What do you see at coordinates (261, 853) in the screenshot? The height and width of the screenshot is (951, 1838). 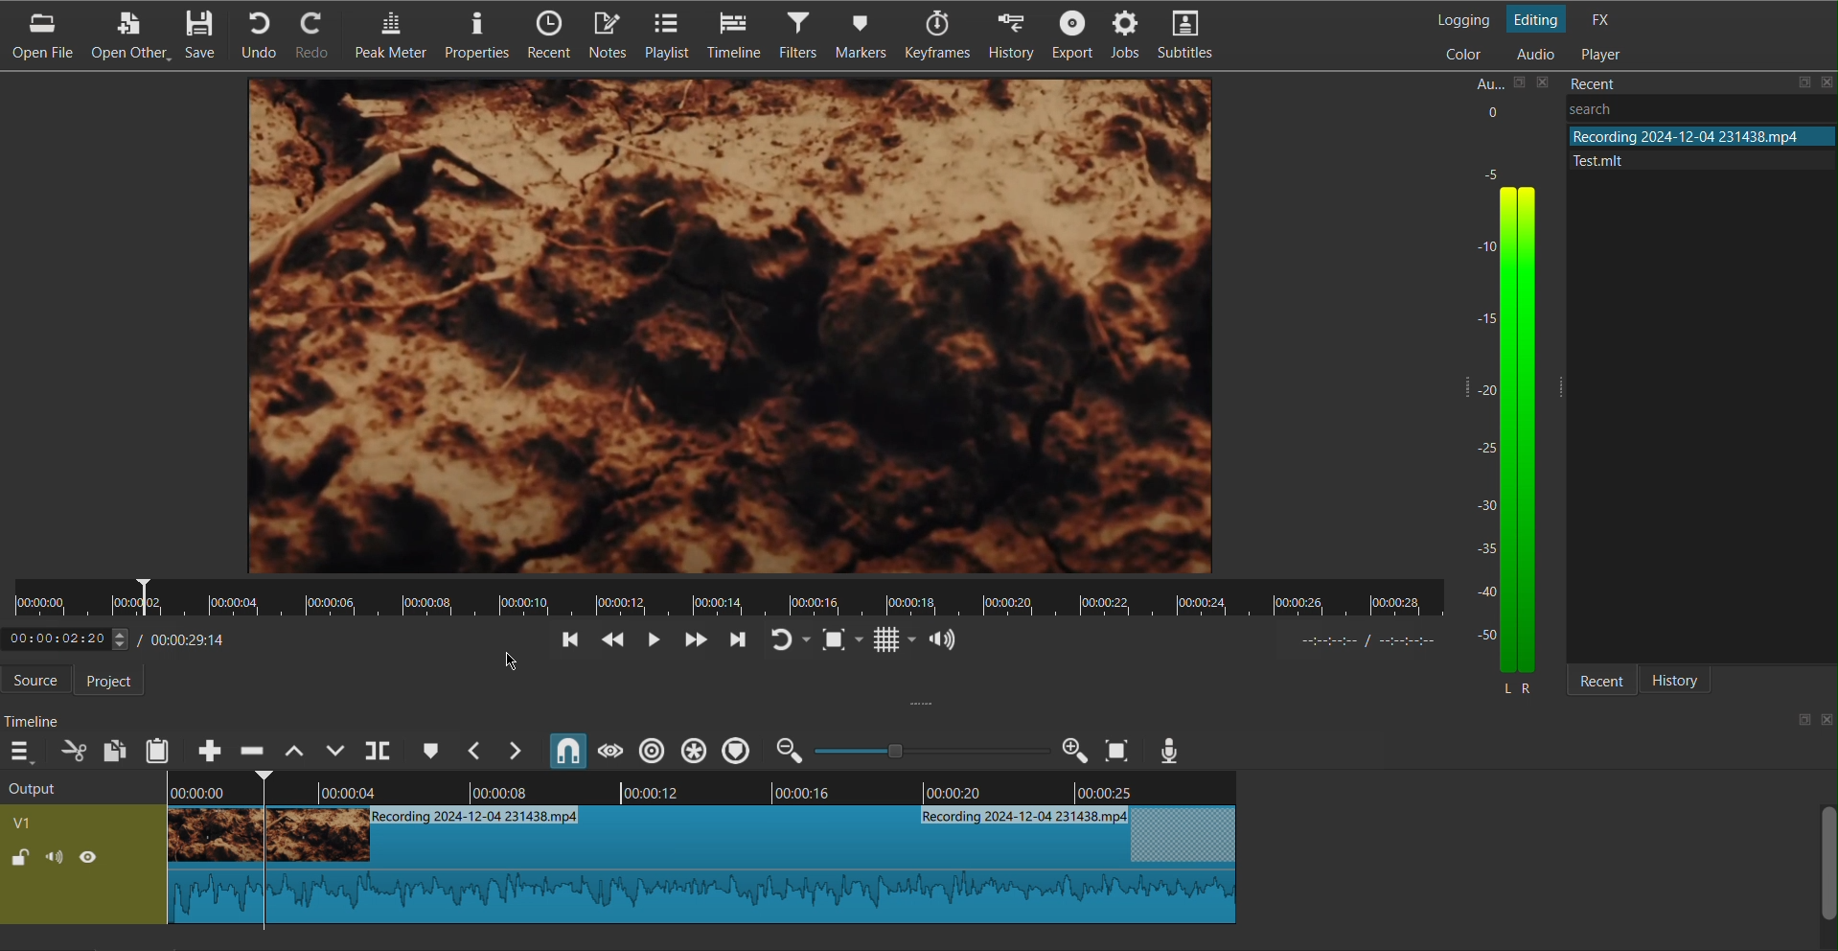 I see `Cut` at bounding box center [261, 853].